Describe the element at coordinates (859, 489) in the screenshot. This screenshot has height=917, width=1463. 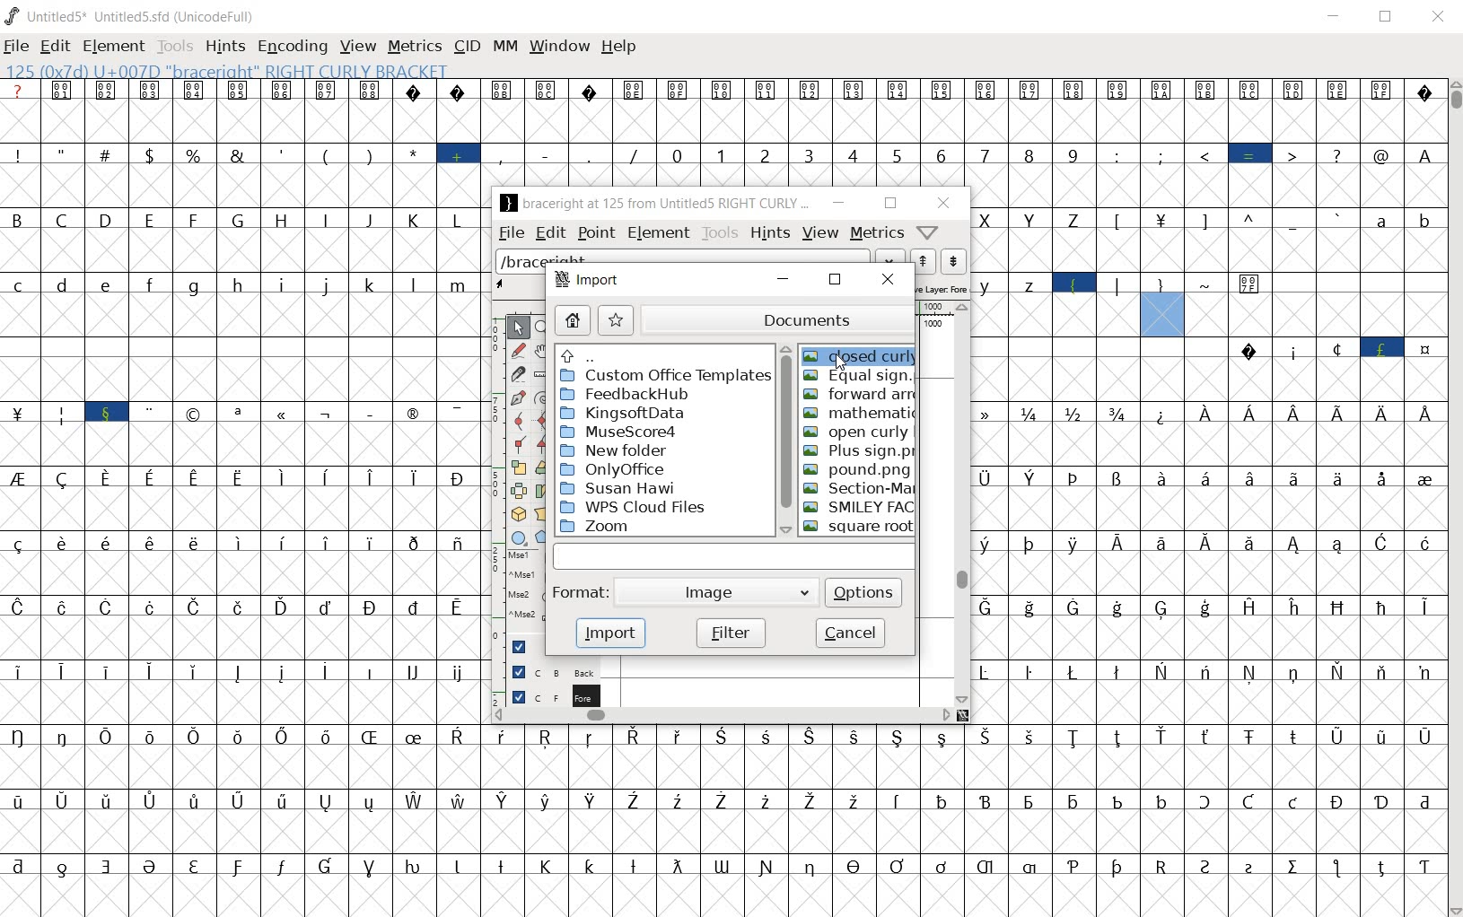
I see `Section-Mark` at that location.